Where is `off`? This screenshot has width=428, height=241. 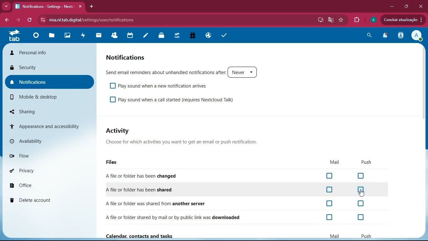 off is located at coordinates (328, 190).